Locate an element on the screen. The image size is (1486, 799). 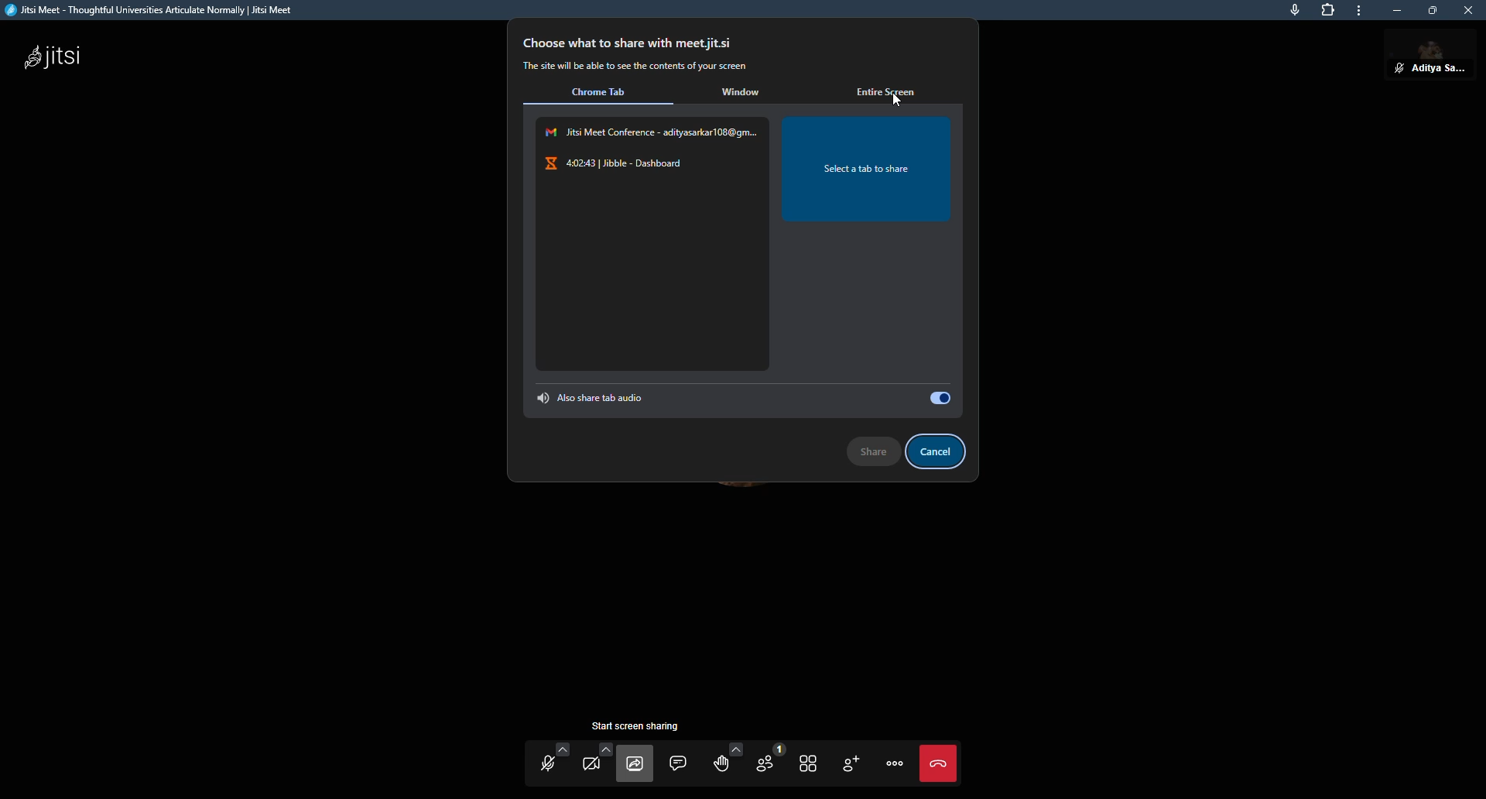
more actions is located at coordinates (895, 764).